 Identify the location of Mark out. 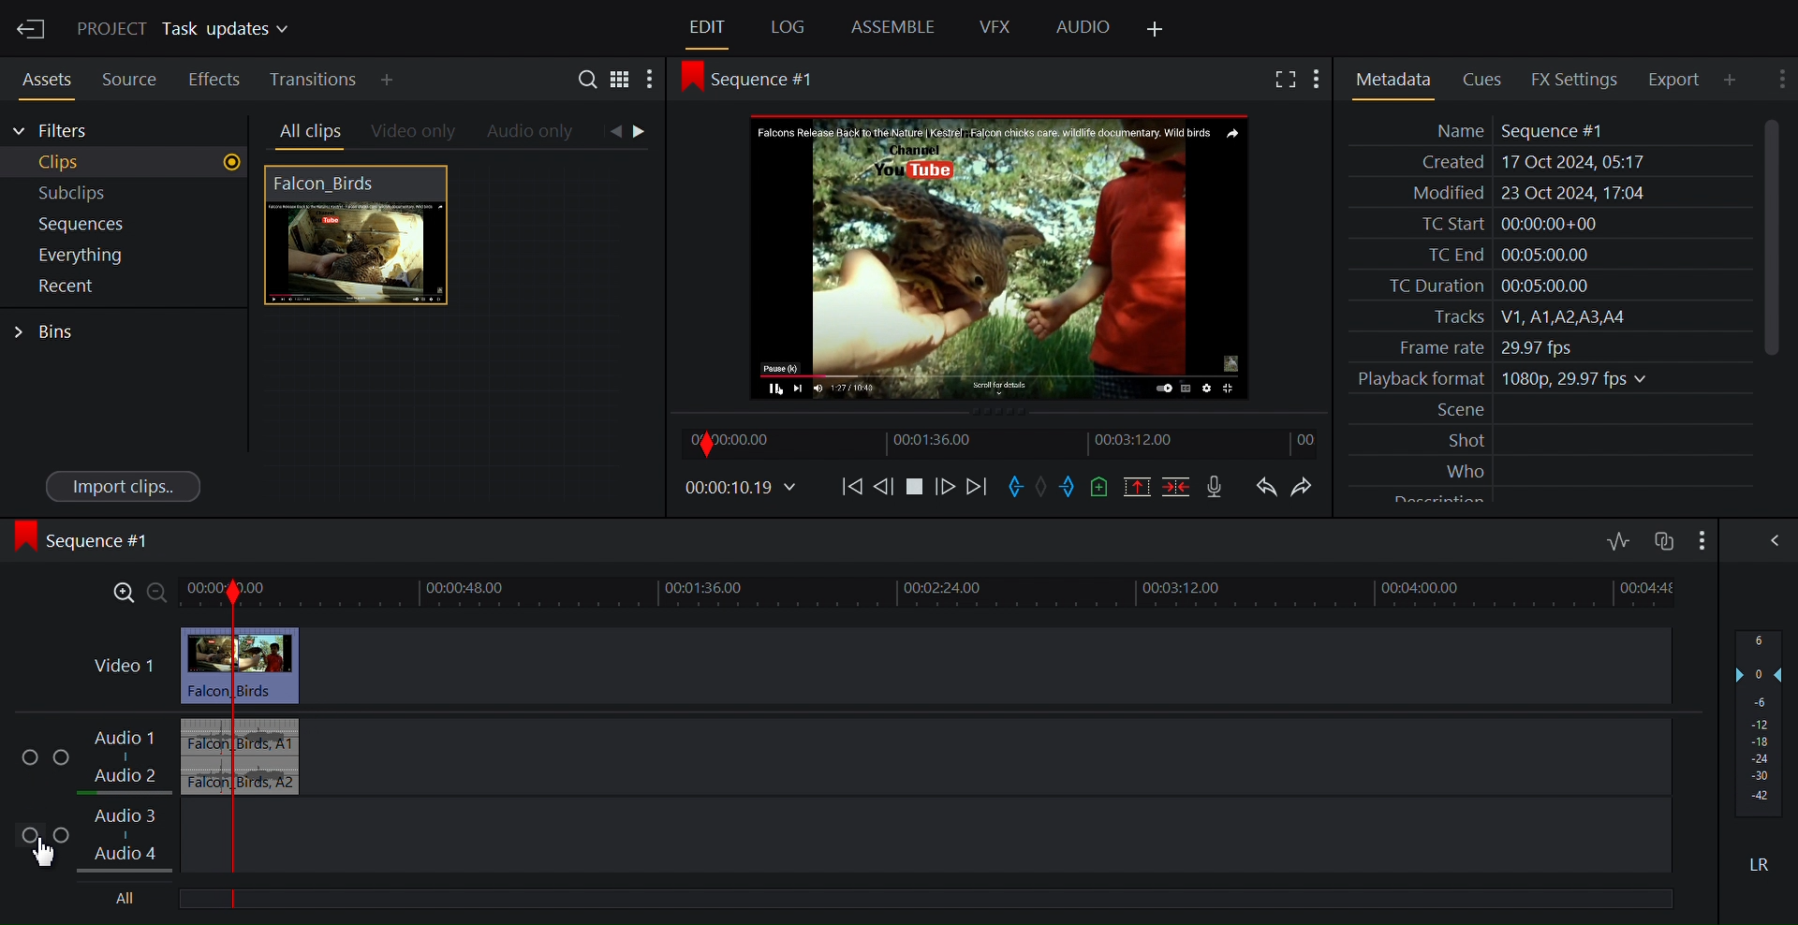
(1070, 486).